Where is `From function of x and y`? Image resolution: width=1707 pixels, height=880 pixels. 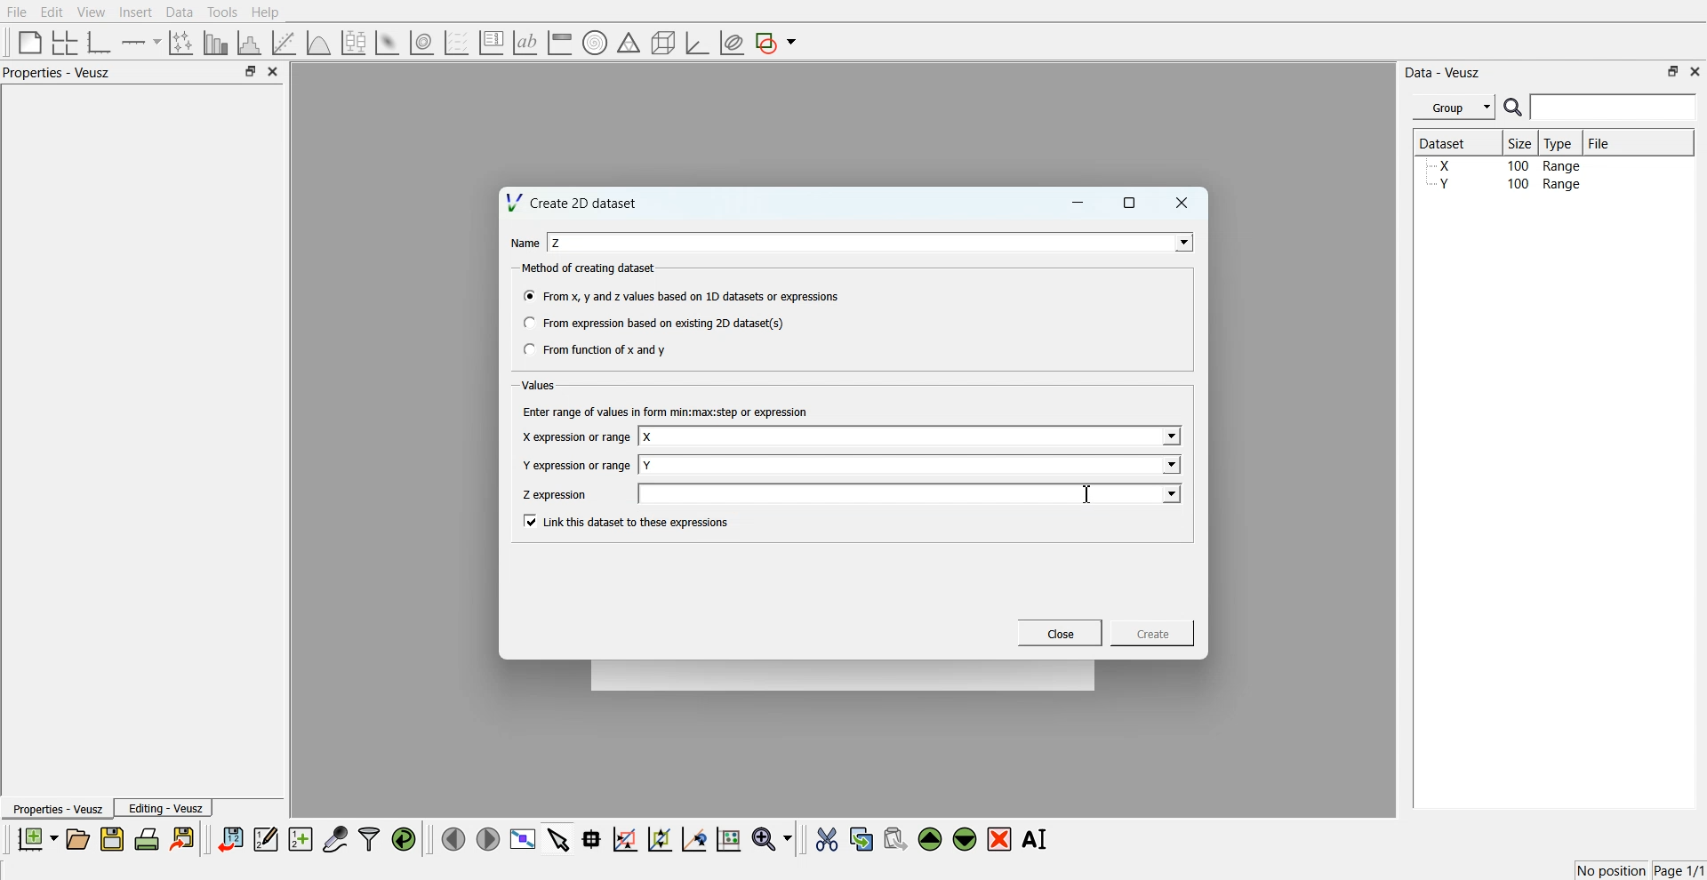 From function of x and y is located at coordinates (597, 348).